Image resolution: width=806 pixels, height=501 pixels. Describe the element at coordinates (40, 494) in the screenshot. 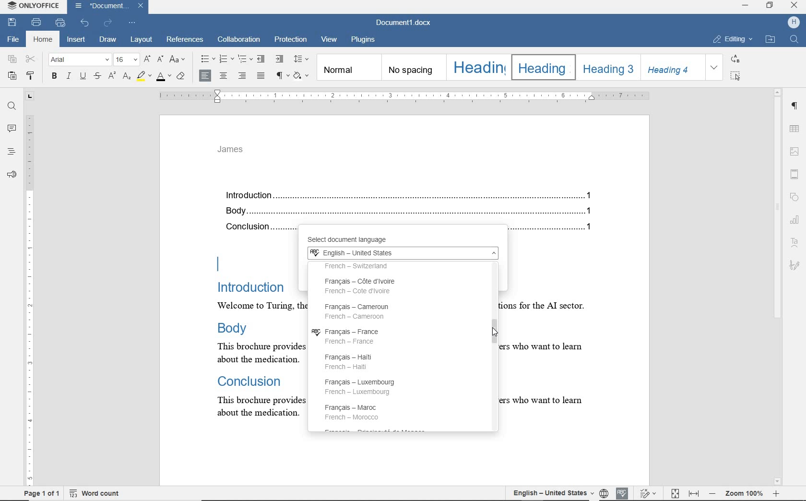

I see `page 1 of 1` at that location.